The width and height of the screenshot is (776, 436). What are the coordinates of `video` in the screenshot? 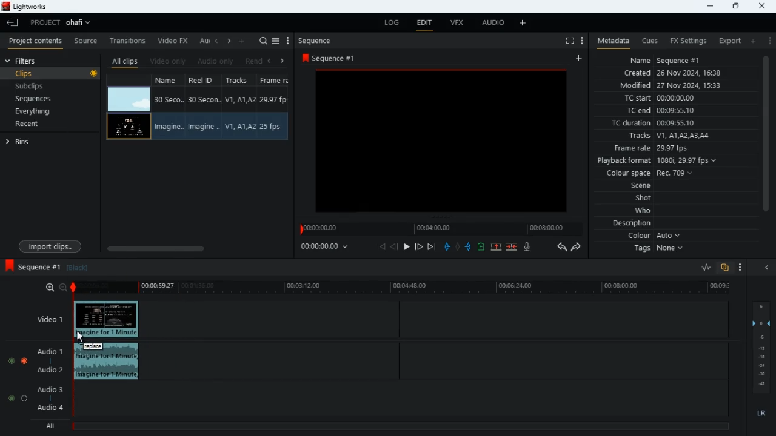 It's located at (129, 98).